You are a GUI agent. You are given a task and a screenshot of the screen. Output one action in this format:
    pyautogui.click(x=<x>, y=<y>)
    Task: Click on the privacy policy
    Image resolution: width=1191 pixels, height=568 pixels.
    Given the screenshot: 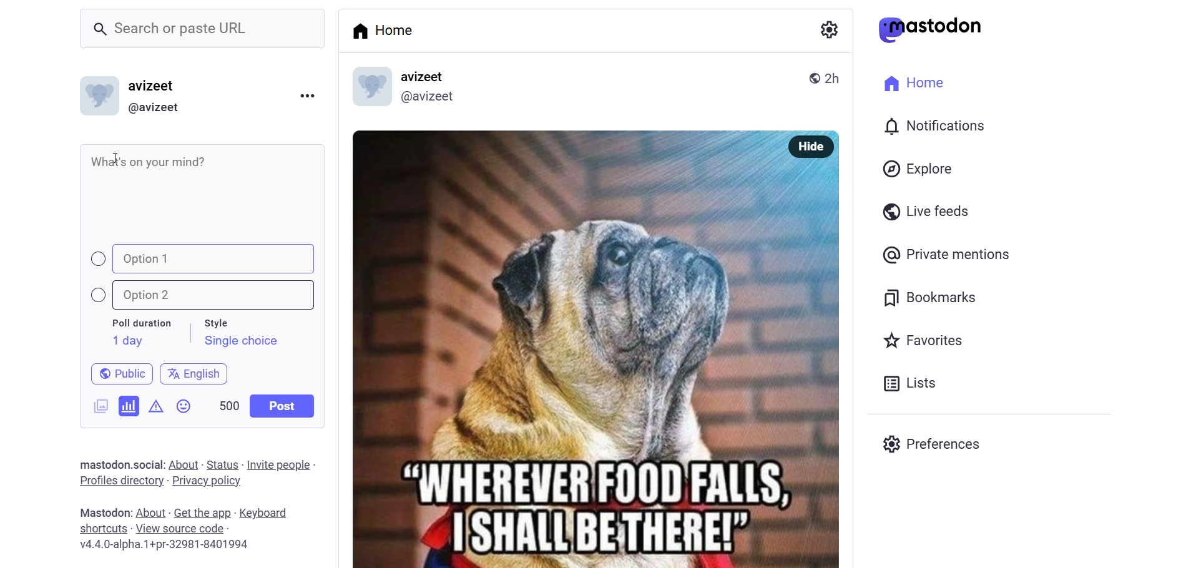 What is the action you would take?
    pyautogui.click(x=207, y=482)
    